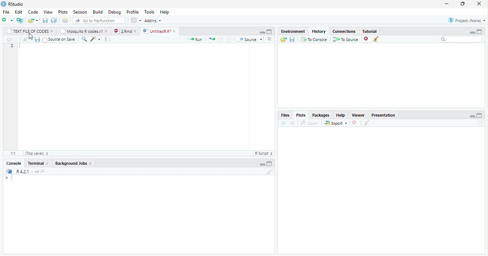 The height and width of the screenshot is (256, 488). Describe the element at coordinates (292, 39) in the screenshot. I see `save history ` at that location.